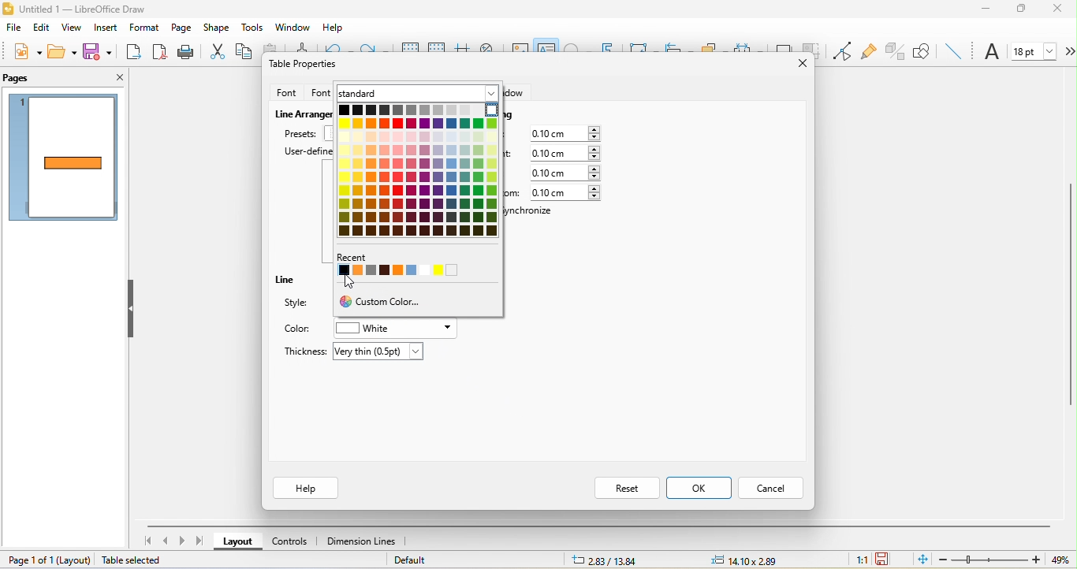 This screenshot has height=569, width=1077. I want to click on layout, so click(74, 560).